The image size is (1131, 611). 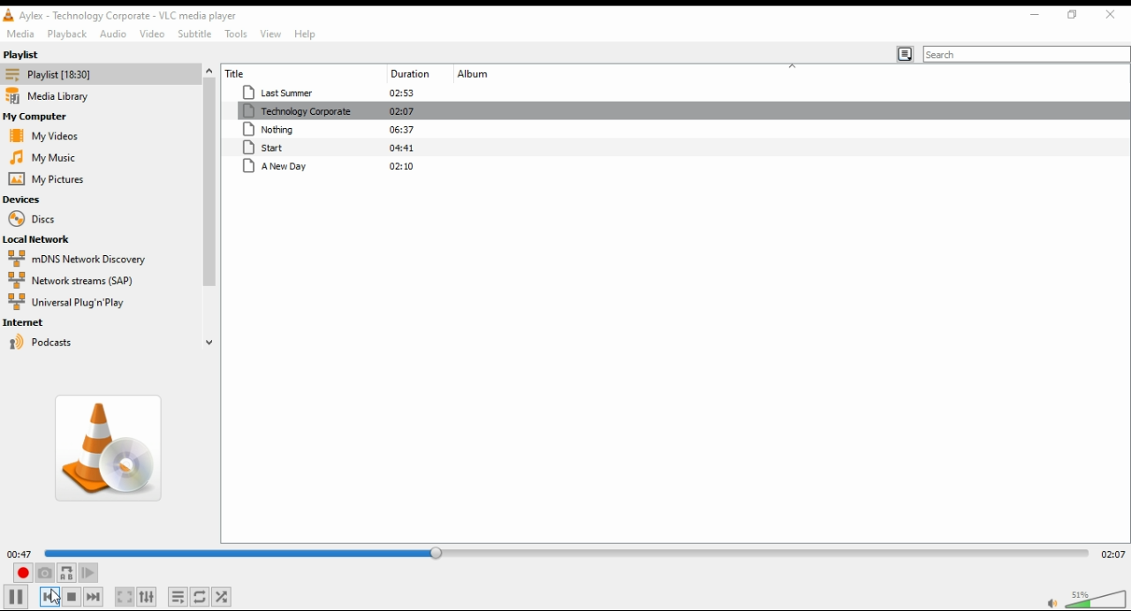 I want to click on podcasts, so click(x=81, y=343).